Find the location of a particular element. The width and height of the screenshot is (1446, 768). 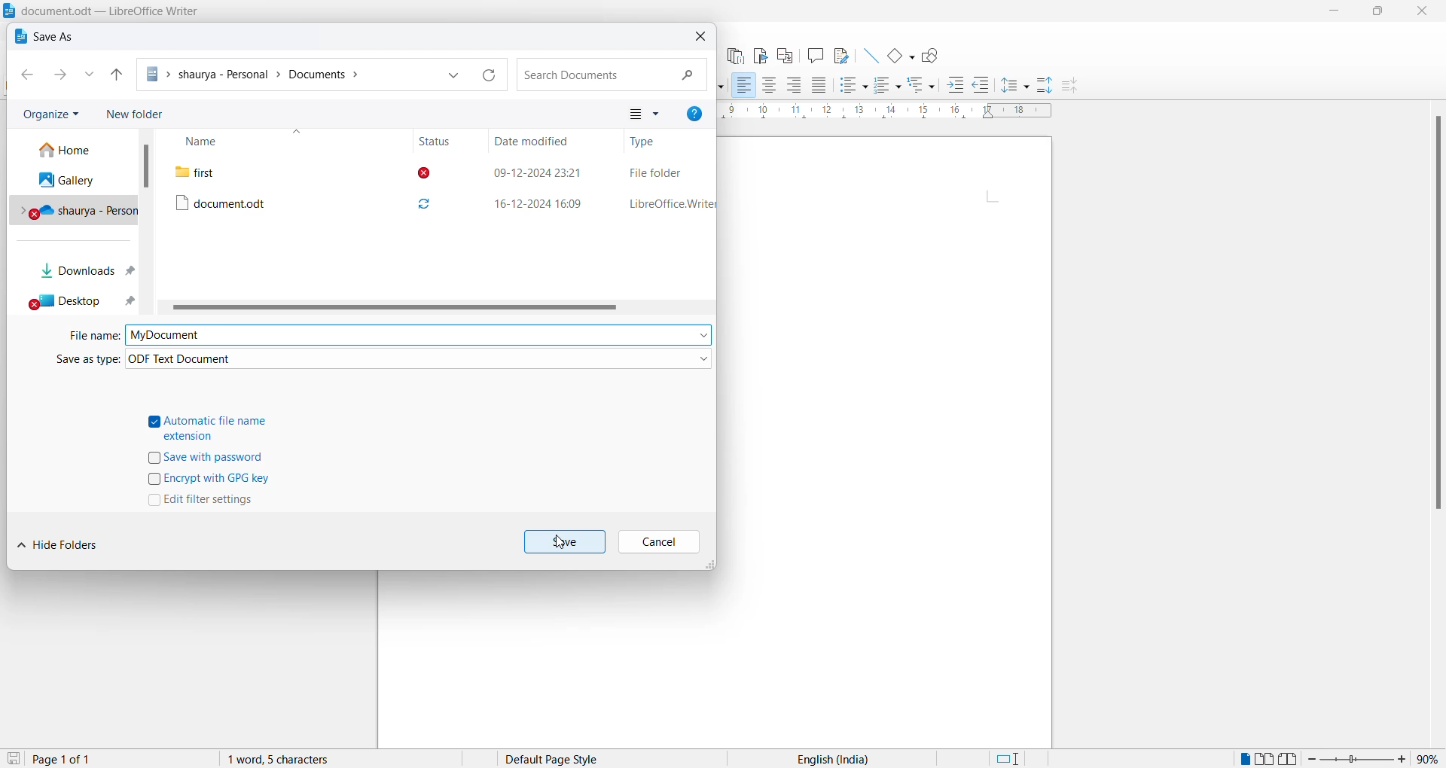

Text language is located at coordinates (829, 758).